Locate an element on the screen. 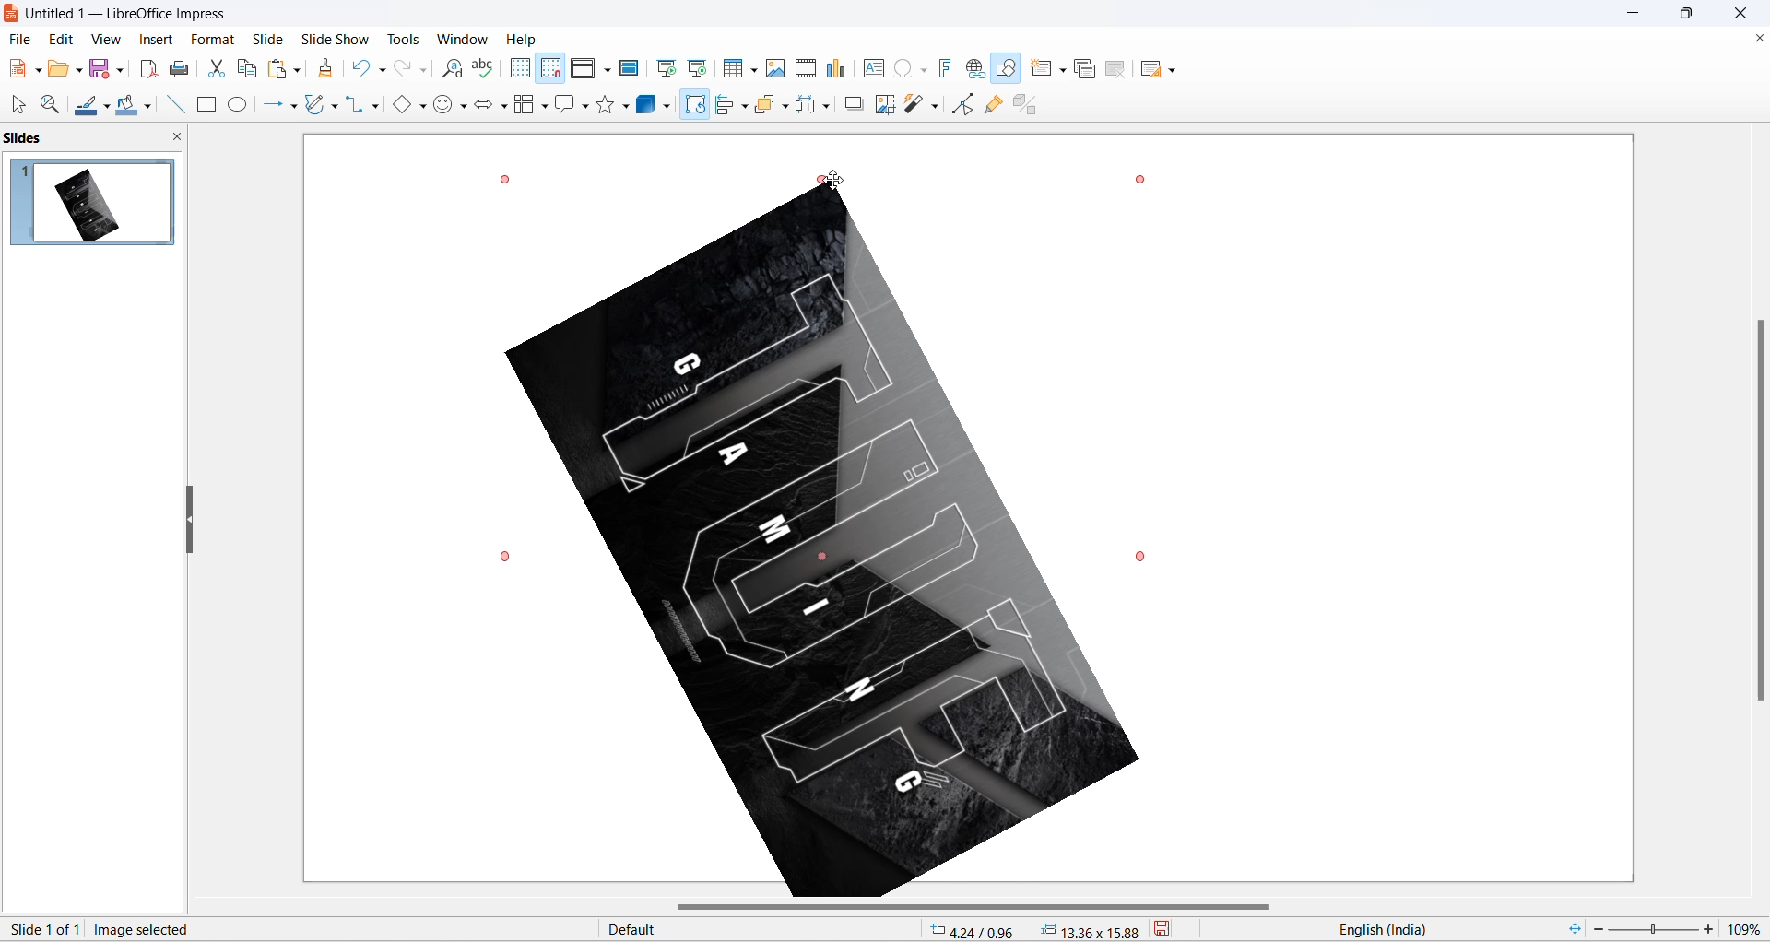 The image size is (1770, 942). close is located at coordinates (1746, 13).